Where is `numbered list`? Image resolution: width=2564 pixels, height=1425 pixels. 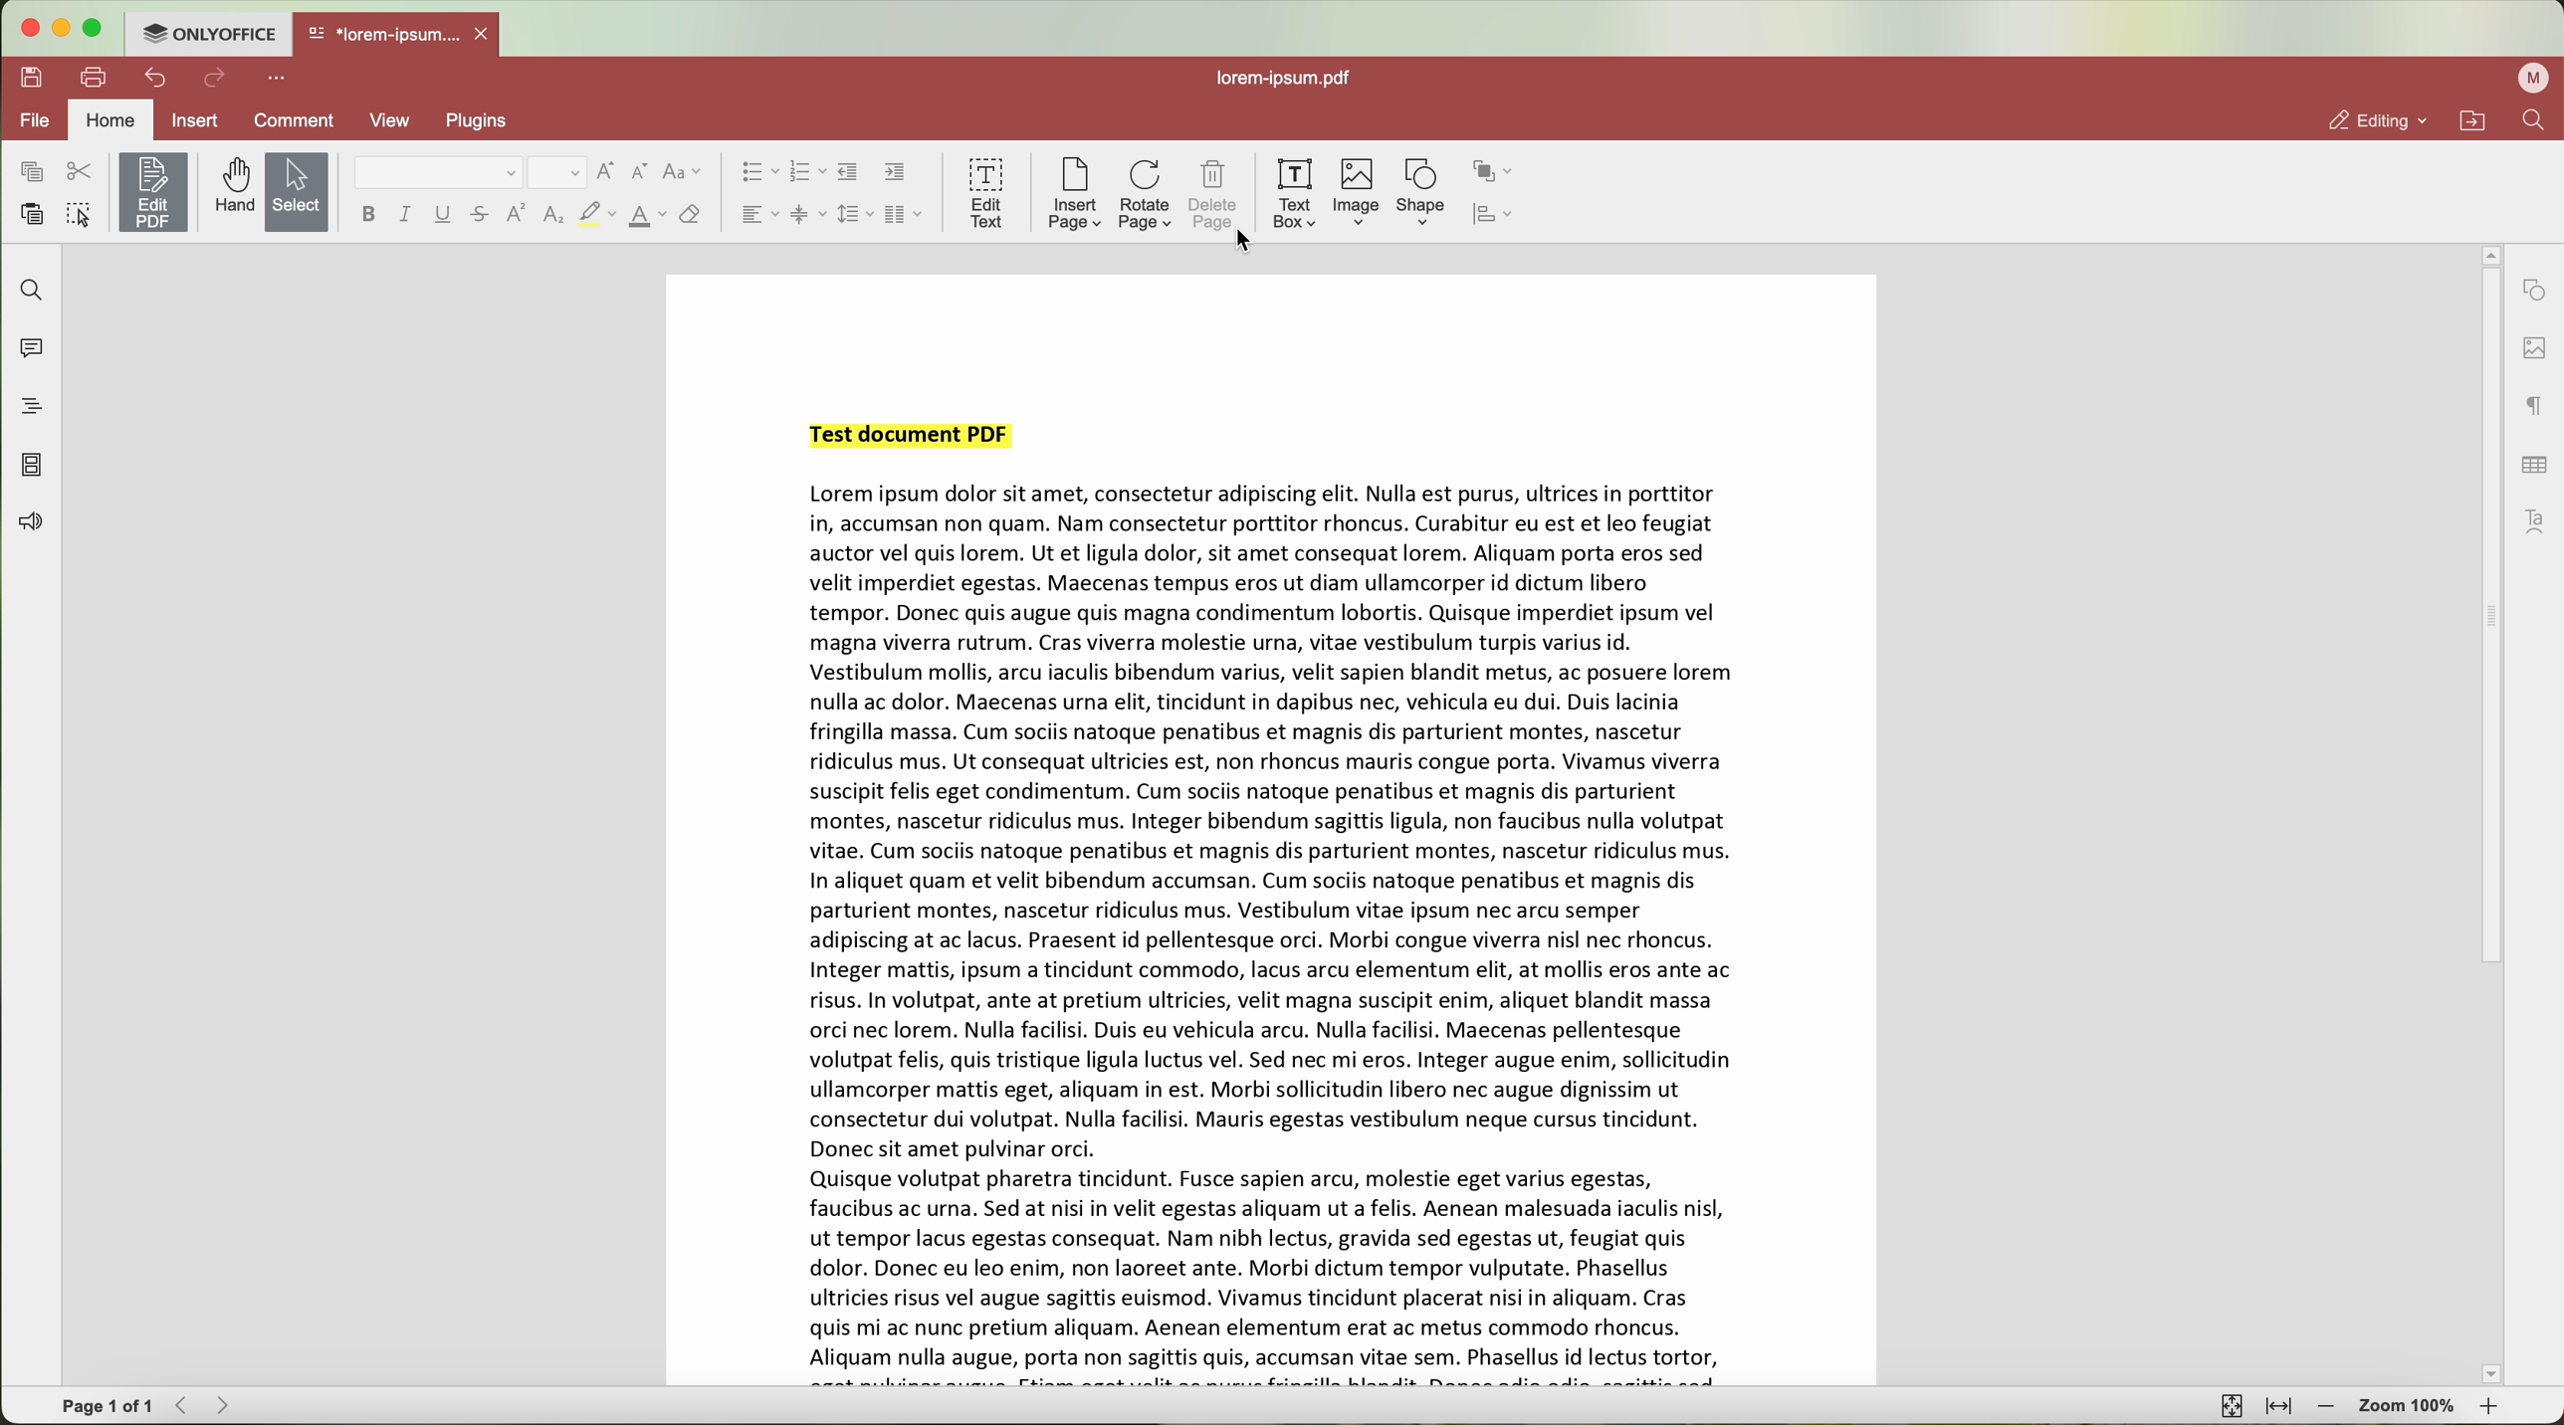
numbered list is located at coordinates (807, 175).